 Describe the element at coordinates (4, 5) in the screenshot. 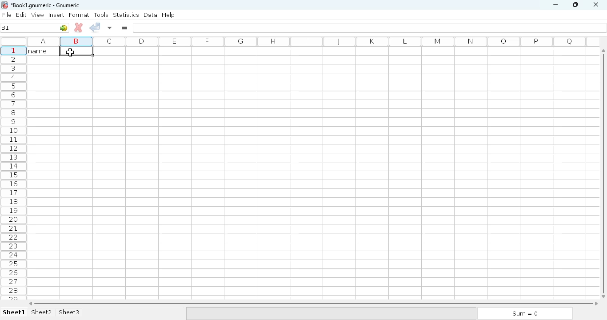

I see `logo` at that location.